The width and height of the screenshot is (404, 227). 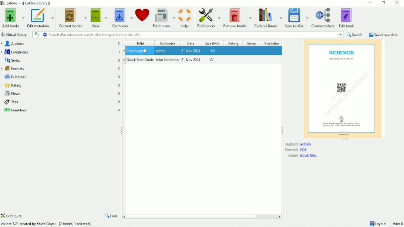 What do you see at coordinates (208, 18) in the screenshot?
I see `Preferences` at bounding box center [208, 18].